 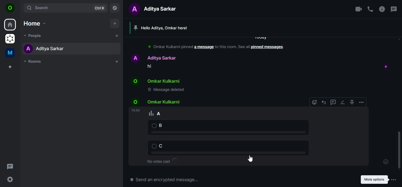 I want to click on threads, so click(x=393, y=9).